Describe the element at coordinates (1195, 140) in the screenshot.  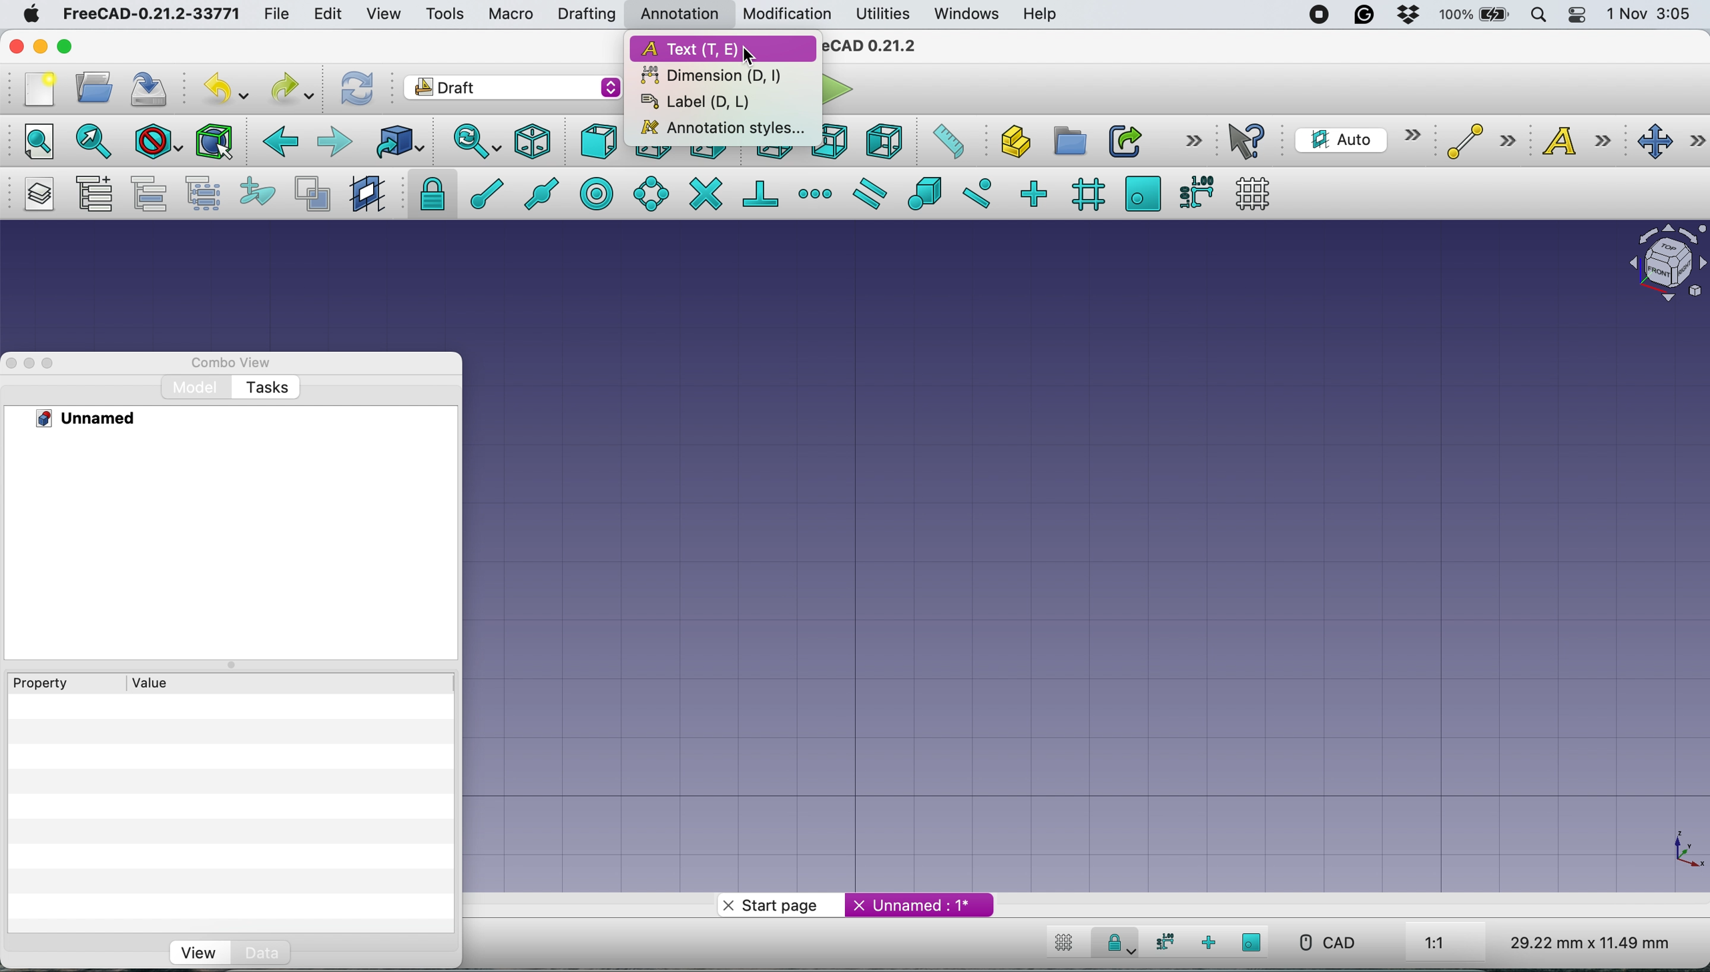
I see `more options` at that location.